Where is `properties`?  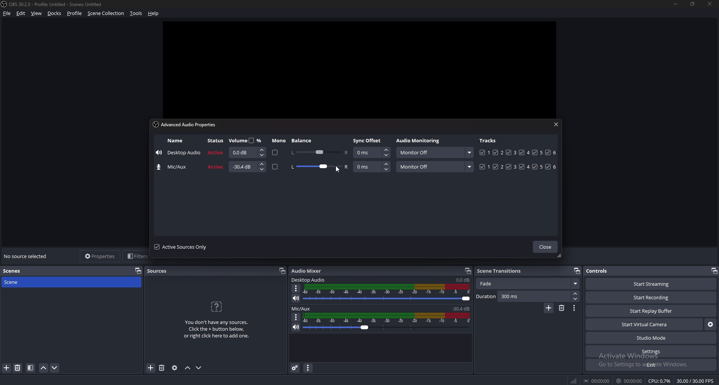
properties is located at coordinates (101, 256).